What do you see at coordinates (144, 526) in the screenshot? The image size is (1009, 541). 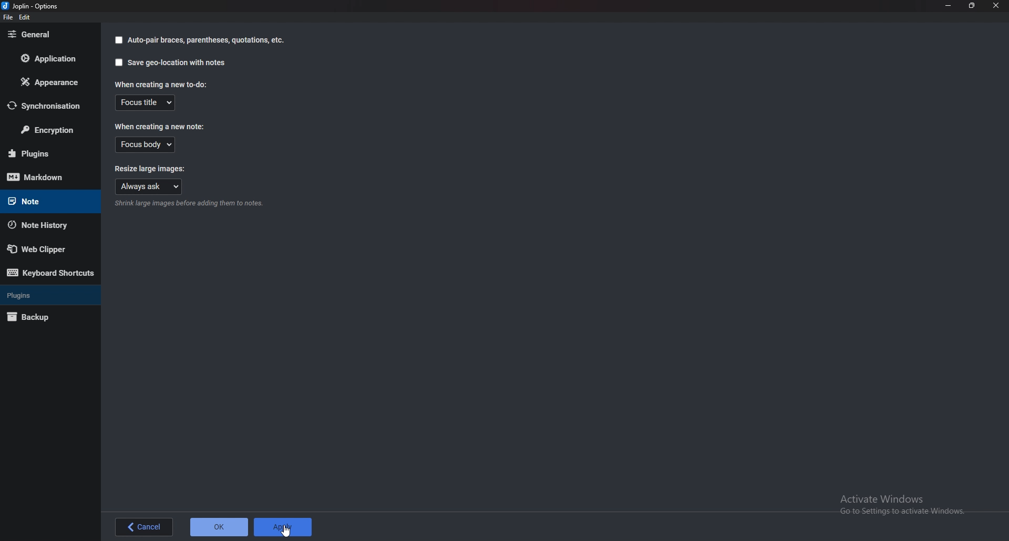 I see `Back` at bounding box center [144, 526].